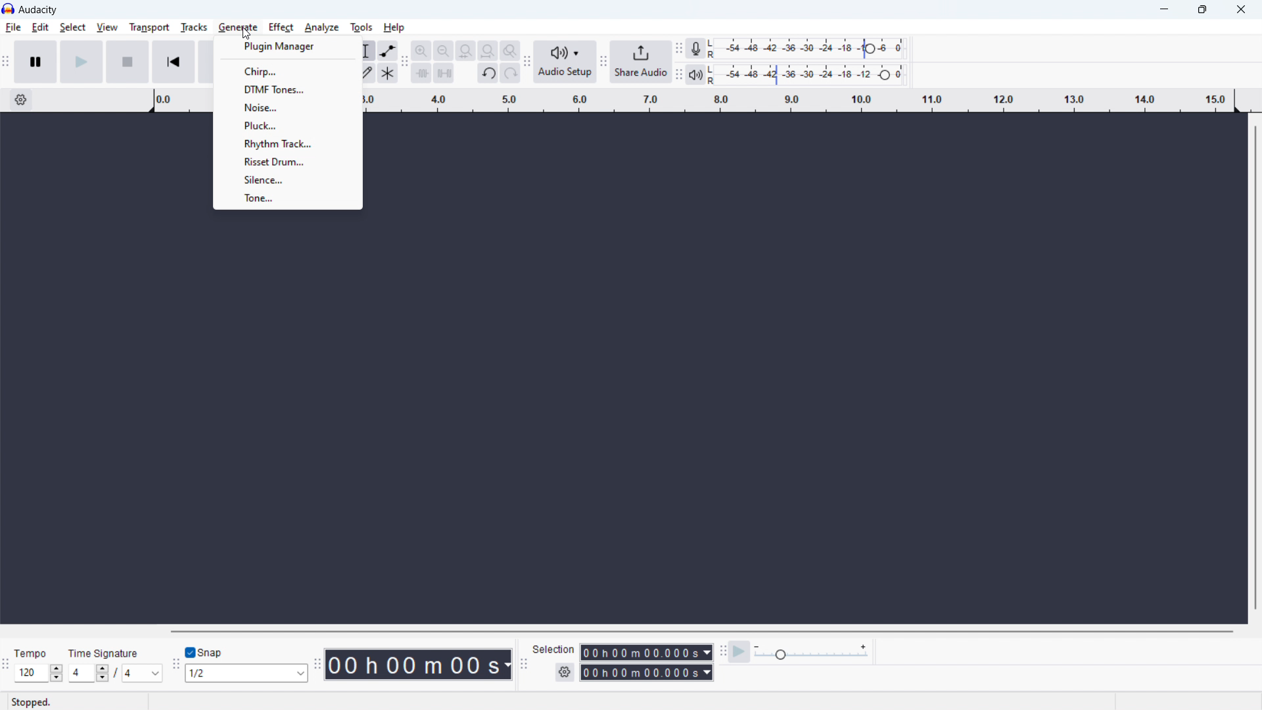 This screenshot has height=710, width=1262. What do you see at coordinates (54, 11) in the screenshot?
I see `title` at bounding box center [54, 11].